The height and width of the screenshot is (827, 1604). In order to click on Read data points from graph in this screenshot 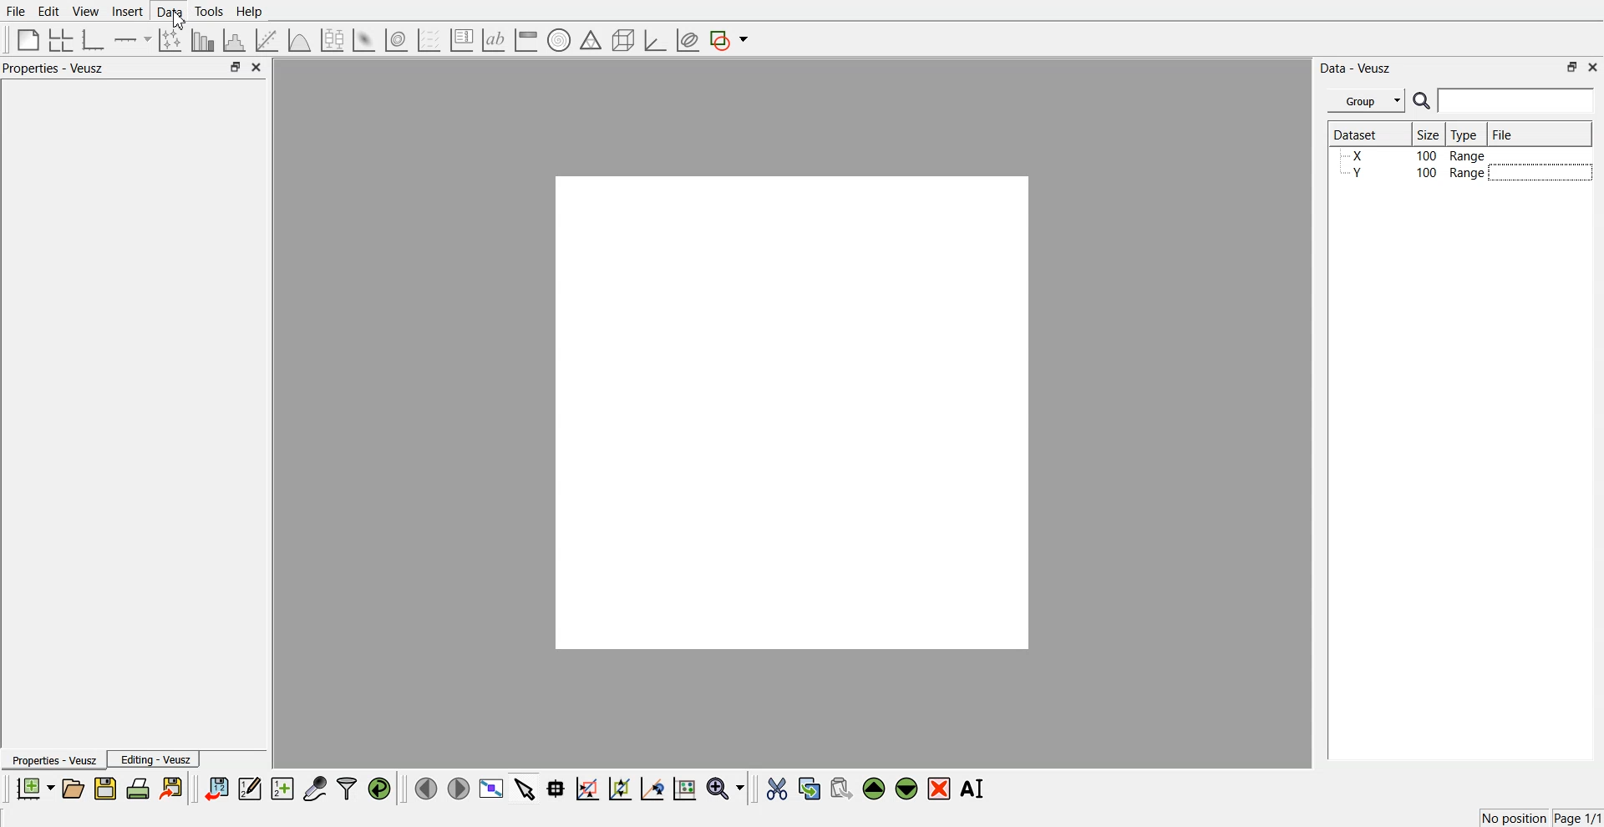, I will do `click(556, 788)`.